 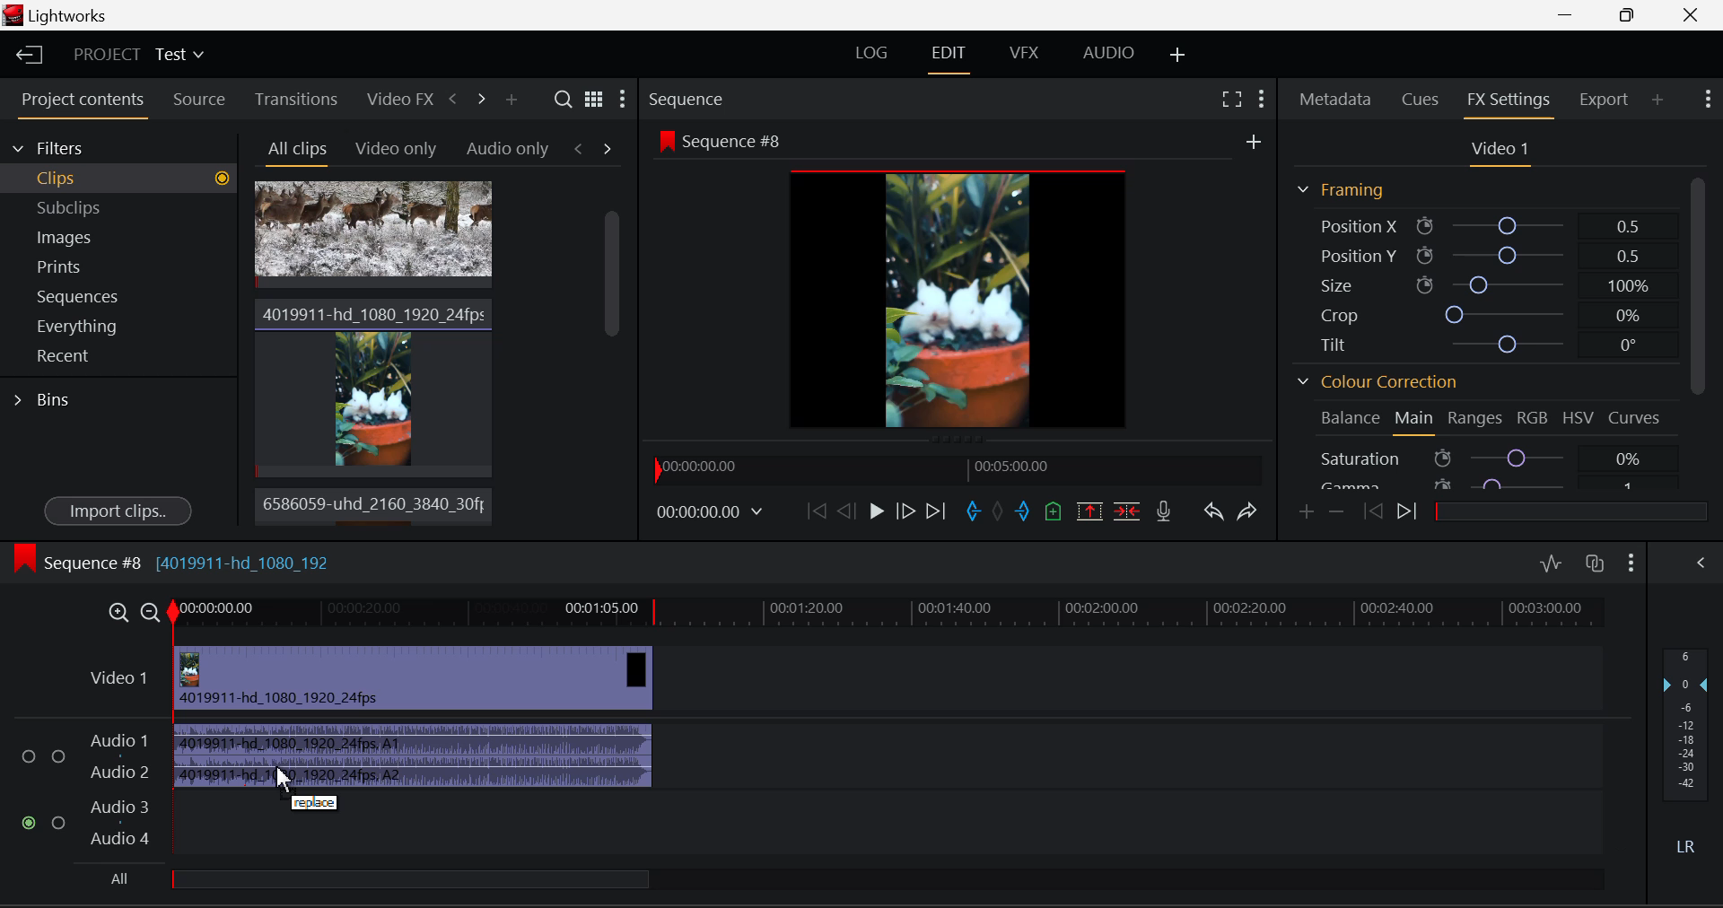 I want to click on Audio & Video Aligned after DRAG_TO, so click(x=418, y=717).